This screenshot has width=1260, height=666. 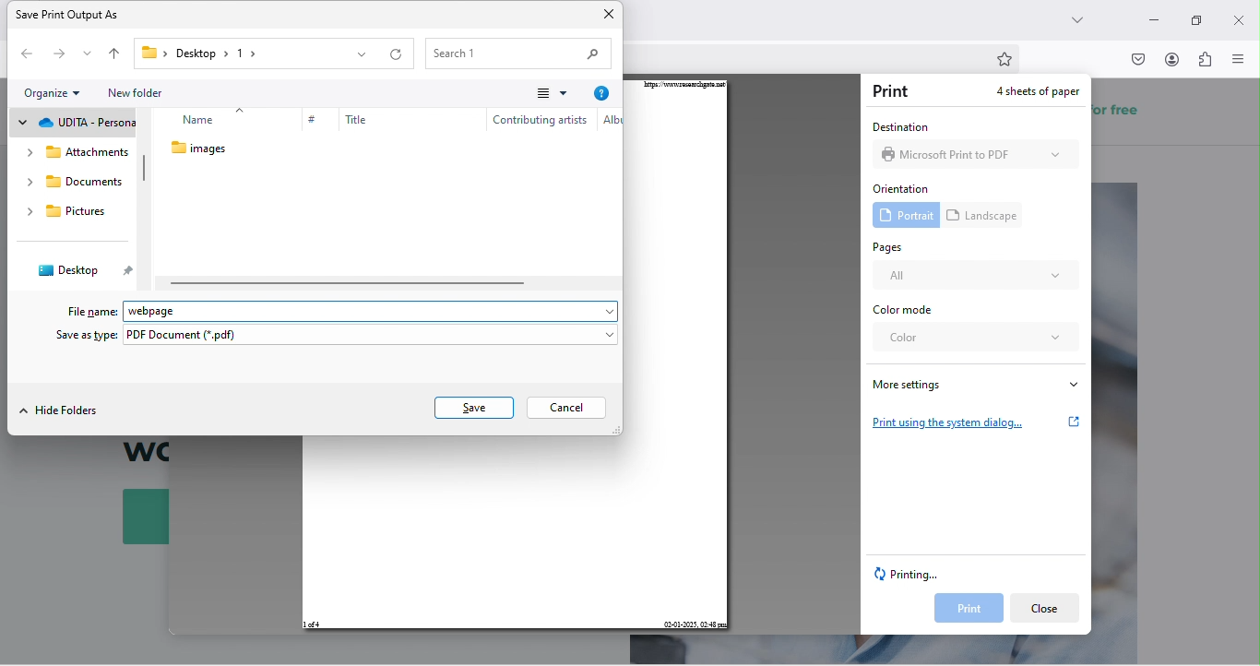 I want to click on cancel, so click(x=571, y=407).